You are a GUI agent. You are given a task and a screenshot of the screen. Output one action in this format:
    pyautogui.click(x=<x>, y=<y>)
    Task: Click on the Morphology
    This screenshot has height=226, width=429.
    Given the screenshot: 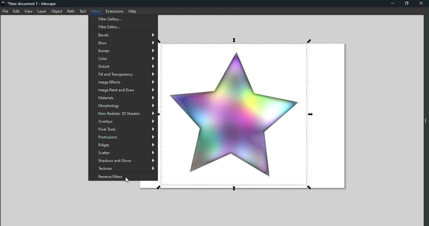 What is the action you would take?
    pyautogui.click(x=124, y=106)
    